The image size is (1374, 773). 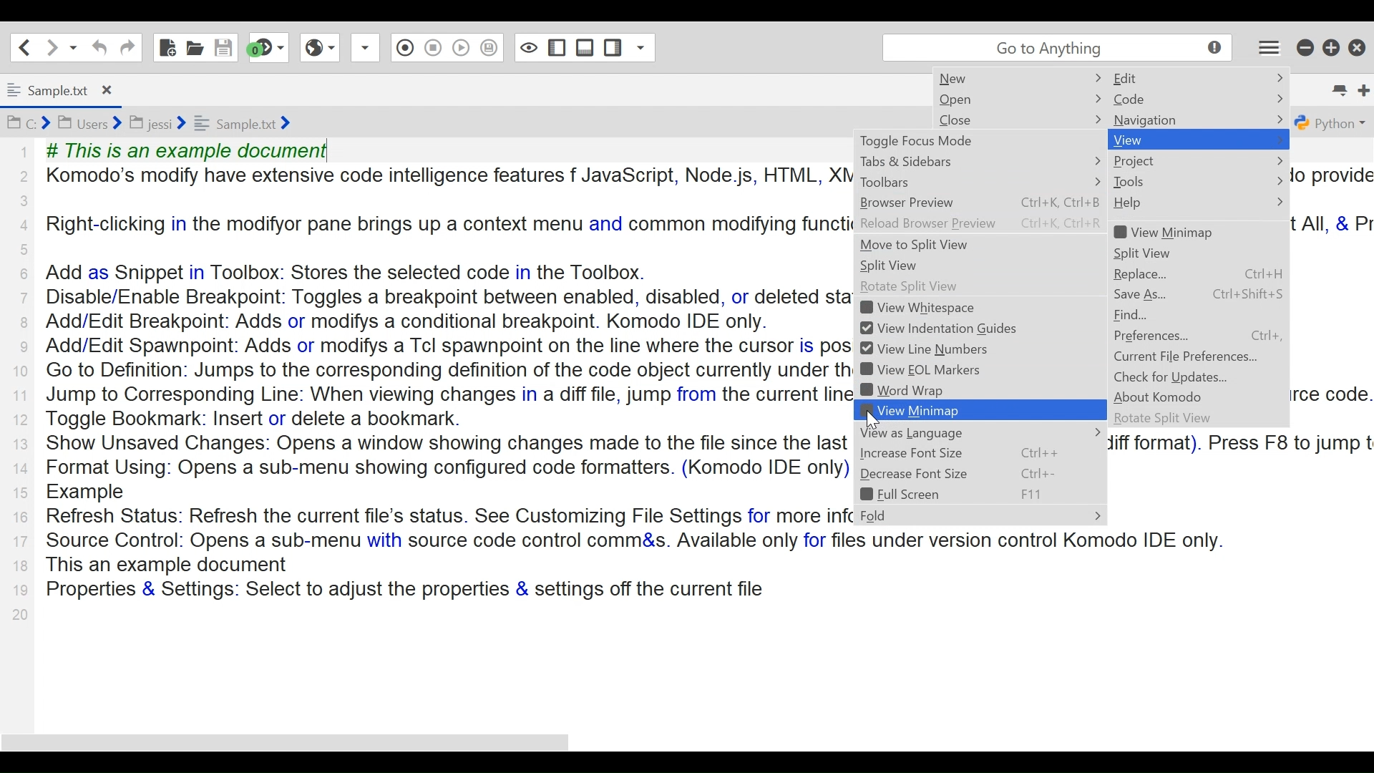 What do you see at coordinates (936, 370) in the screenshot?
I see `View EQL Markers` at bounding box center [936, 370].